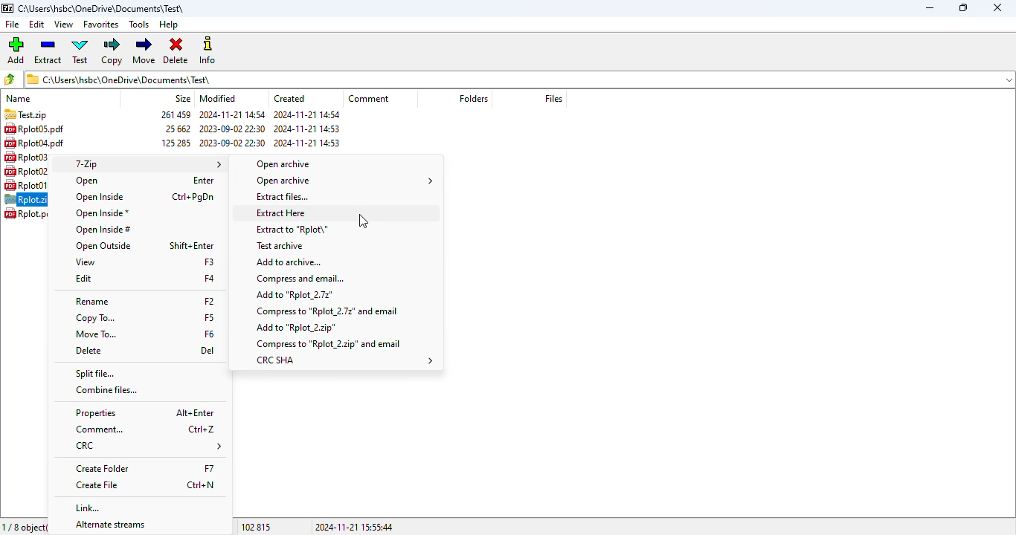 This screenshot has width=1016, height=535. Describe the element at coordinates (208, 262) in the screenshot. I see `shortcut for view` at that location.